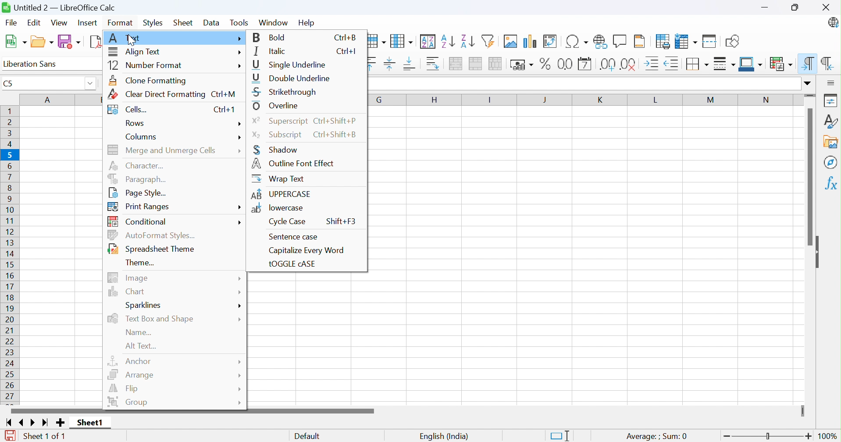 The height and width of the screenshot is (442, 841). Describe the element at coordinates (306, 252) in the screenshot. I see `Capitalize every word` at that location.